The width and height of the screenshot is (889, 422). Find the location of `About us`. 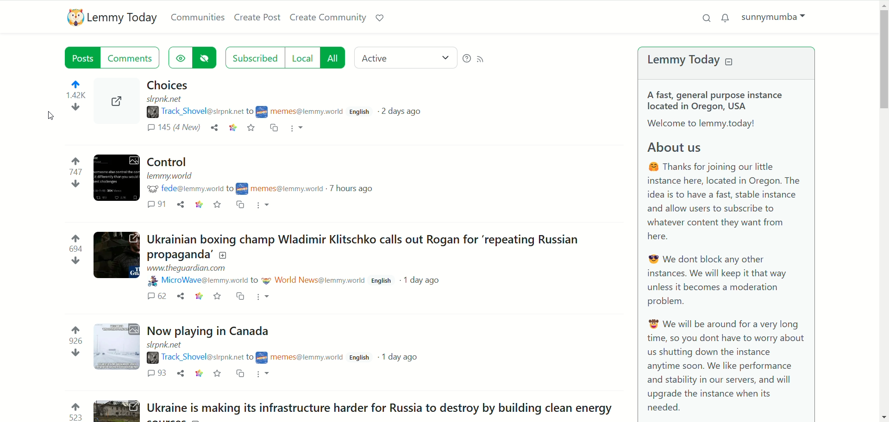

About us is located at coordinates (695, 148).